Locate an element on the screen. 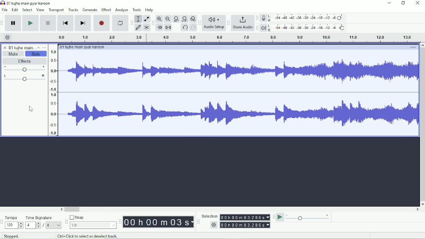  Audio title is located at coordinates (84, 46).